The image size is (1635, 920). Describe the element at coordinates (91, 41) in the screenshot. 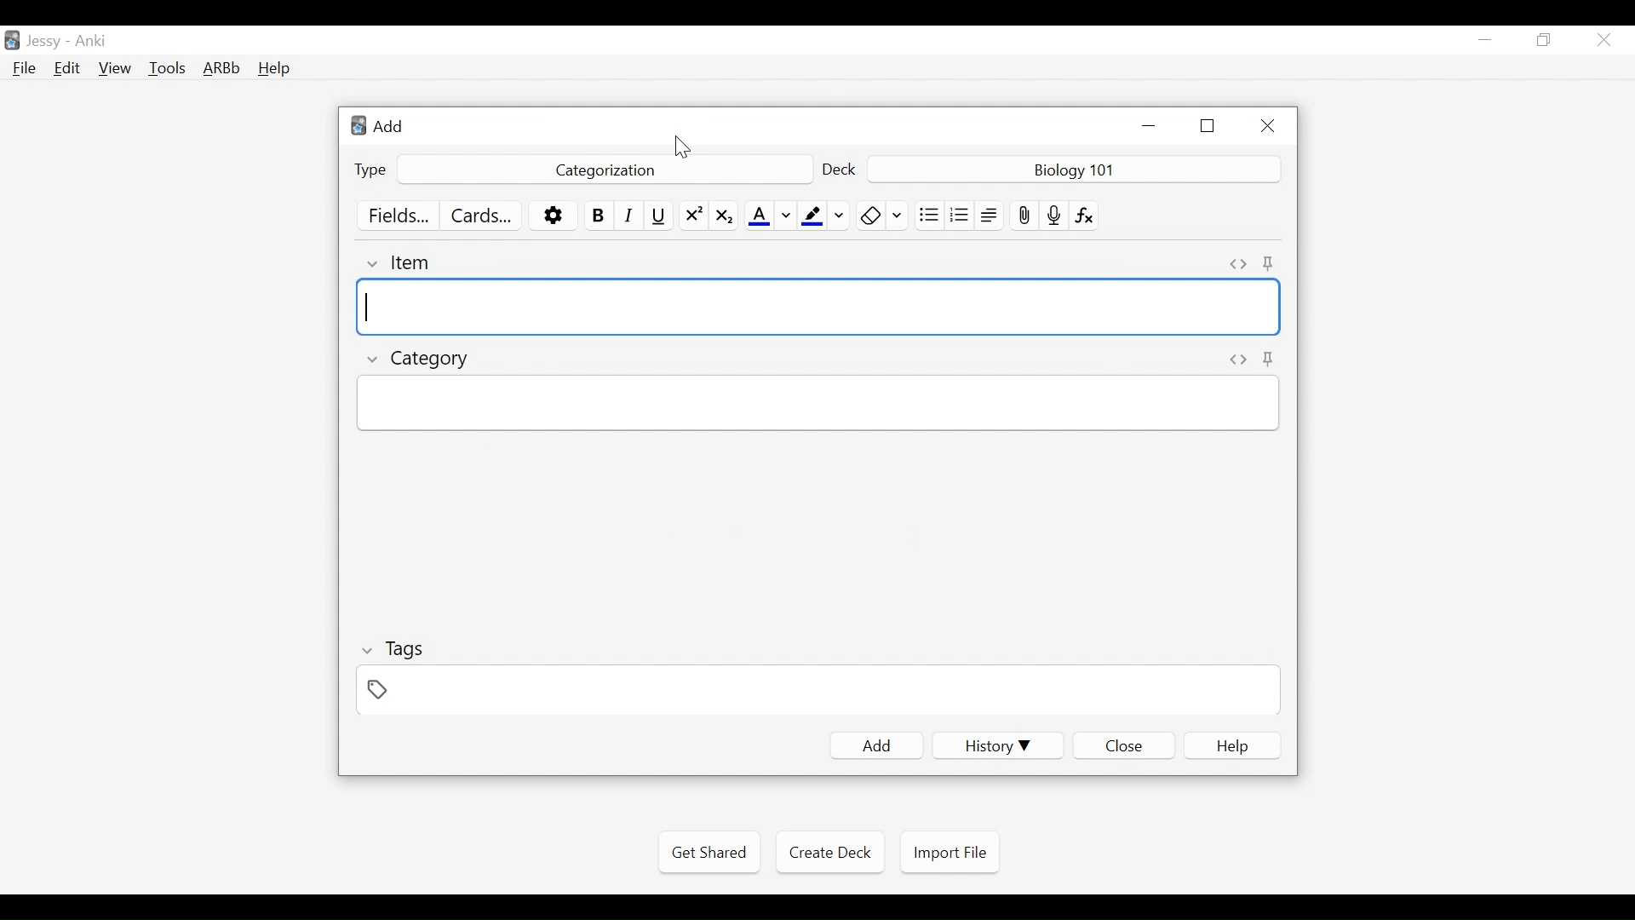

I see `Anki` at that location.